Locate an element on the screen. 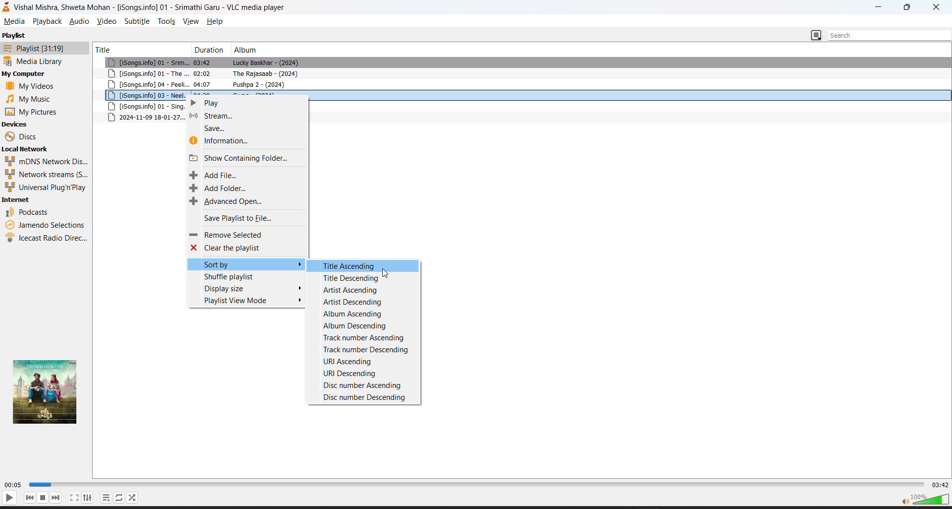 The height and width of the screenshot is (509, 952). podcast is located at coordinates (33, 212).